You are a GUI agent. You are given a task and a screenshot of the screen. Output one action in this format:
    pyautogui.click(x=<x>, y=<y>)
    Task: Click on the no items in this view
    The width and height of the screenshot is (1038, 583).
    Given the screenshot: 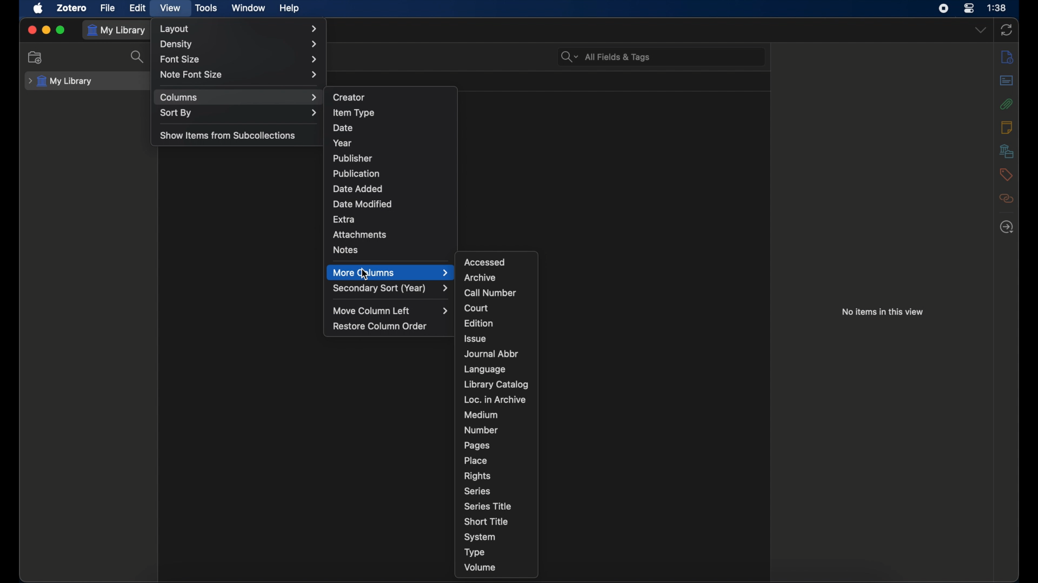 What is the action you would take?
    pyautogui.click(x=882, y=311)
    